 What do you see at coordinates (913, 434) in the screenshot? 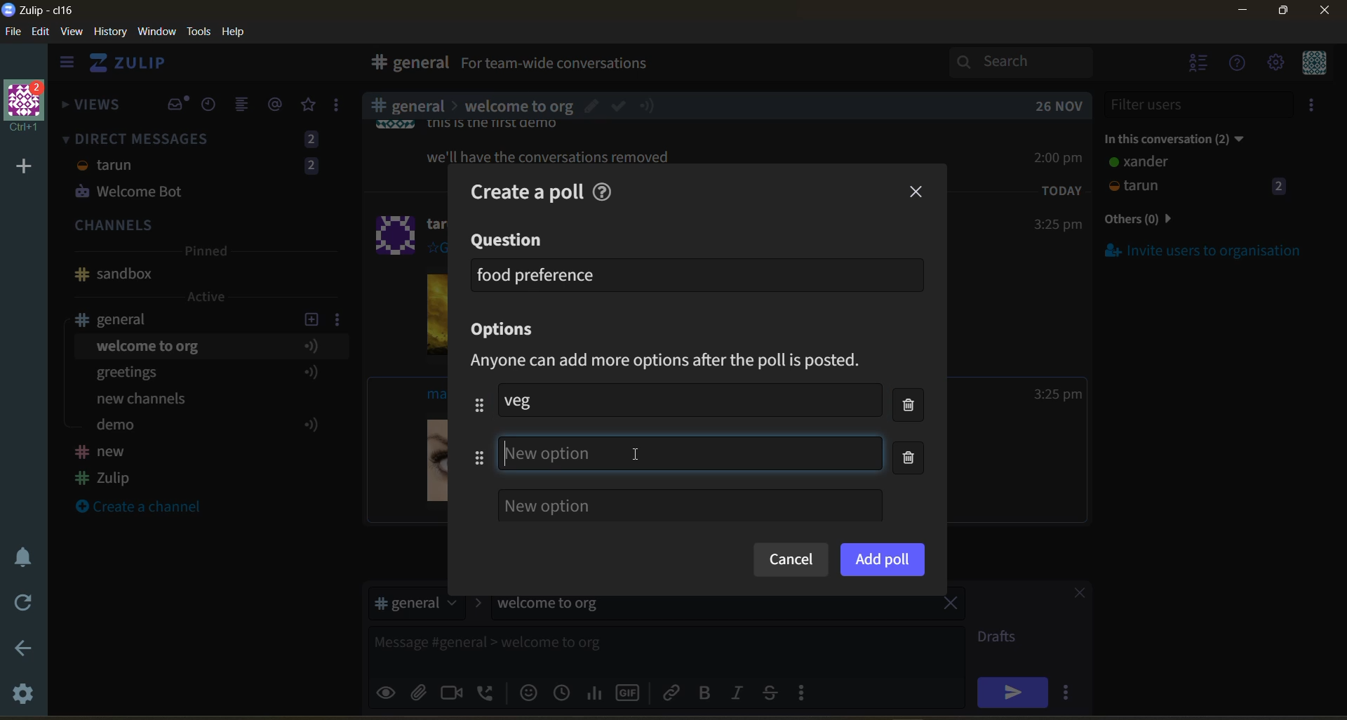
I see `delete` at bounding box center [913, 434].